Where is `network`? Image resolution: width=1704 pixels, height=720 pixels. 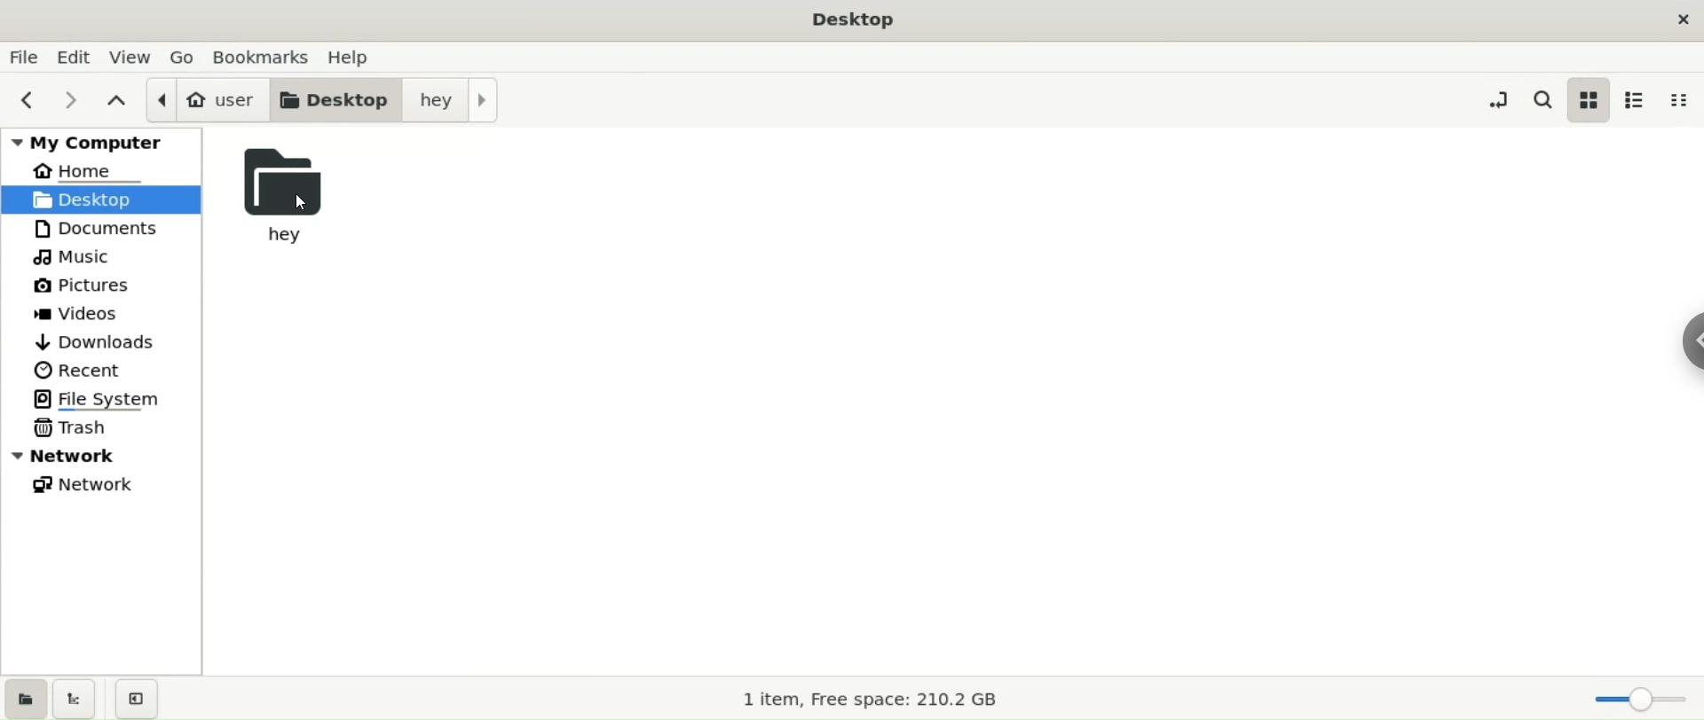
network is located at coordinates (99, 486).